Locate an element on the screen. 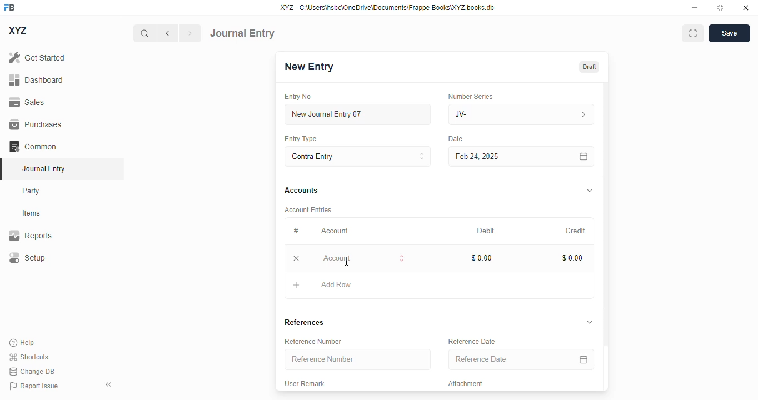 The height and width of the screenshot is (400, 758). party is located at coordinates (32, 191).